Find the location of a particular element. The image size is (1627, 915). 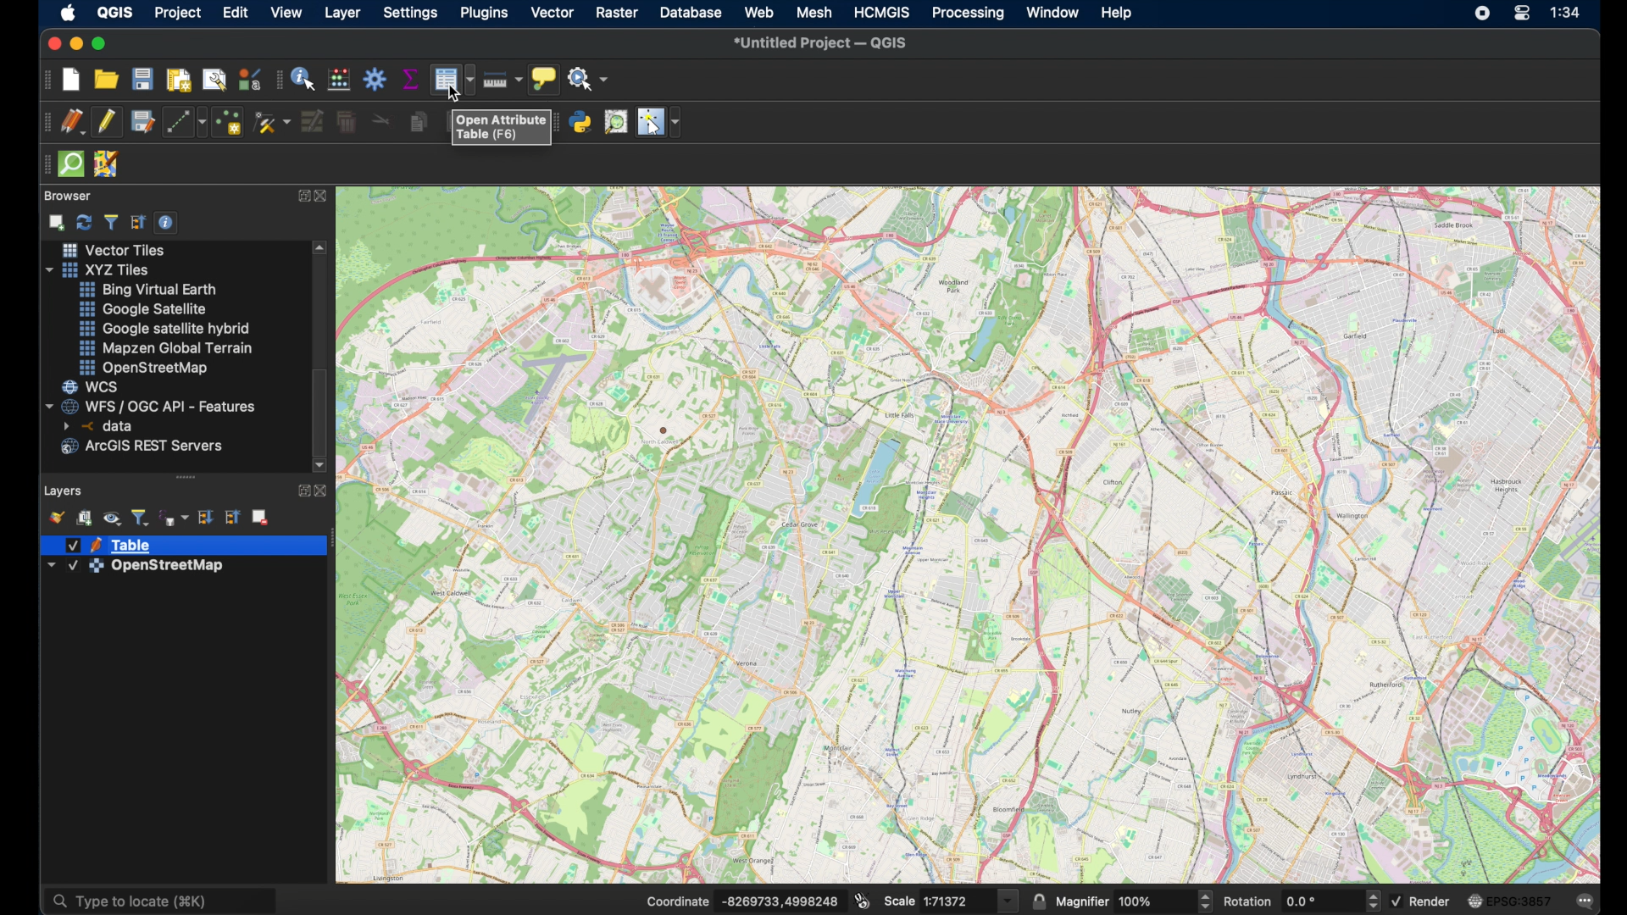

maximize is located at coordinates (103, 43).